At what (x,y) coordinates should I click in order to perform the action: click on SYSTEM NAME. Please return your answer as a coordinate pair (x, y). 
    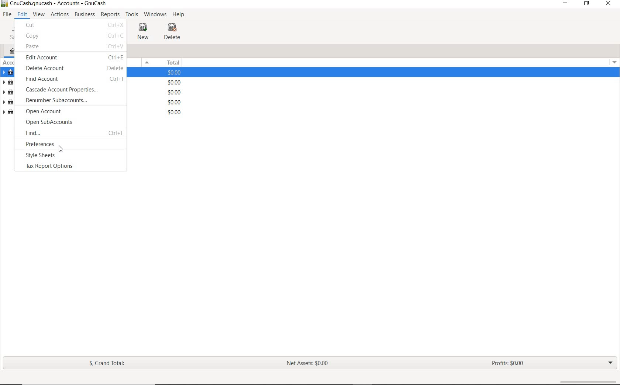
    Looking at the image, I should click on (4, 4).